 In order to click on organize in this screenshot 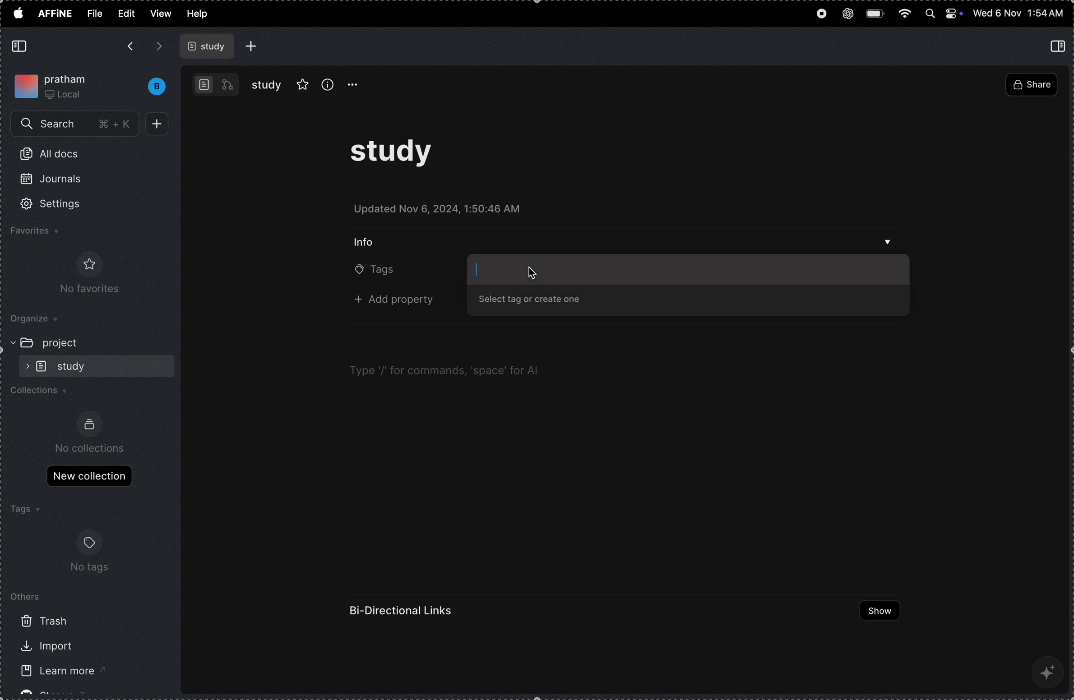, I will do `click(41, 320)`.